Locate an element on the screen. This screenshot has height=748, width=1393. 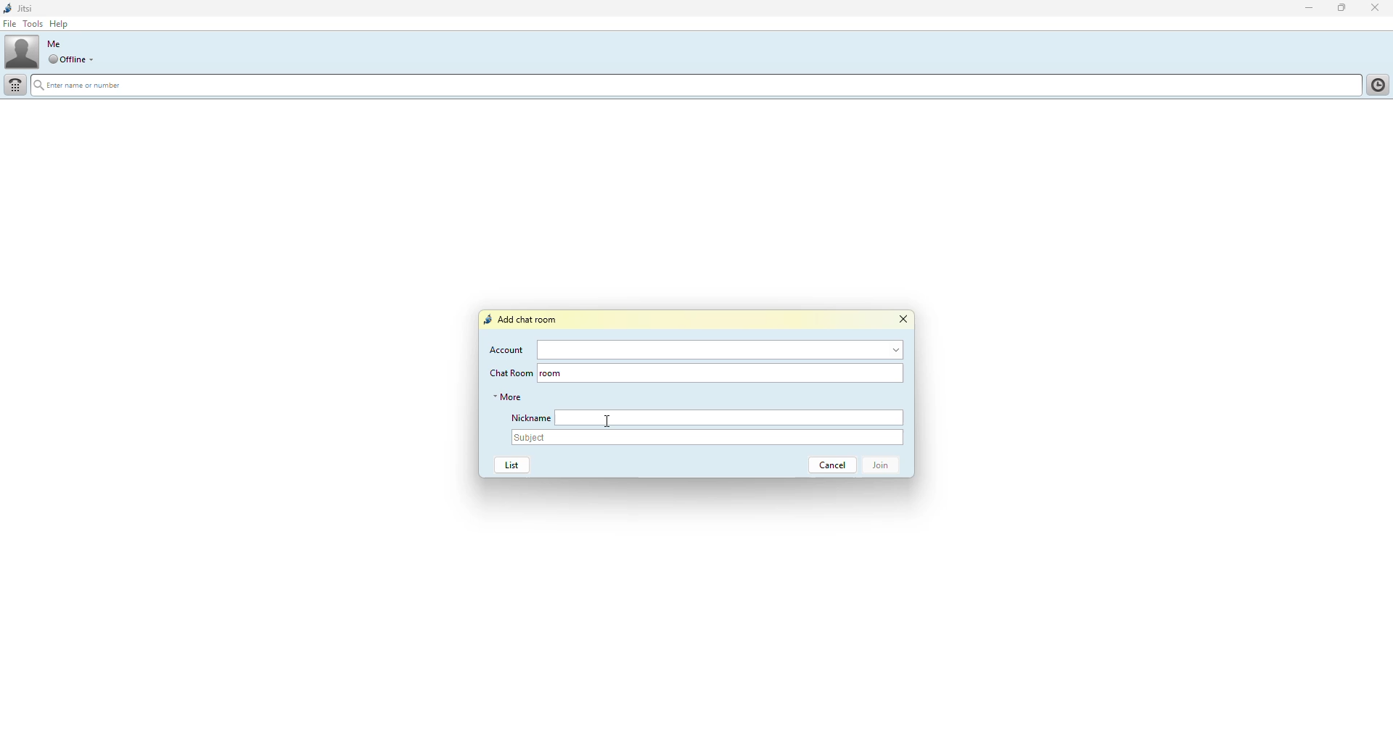
help is located at coordinates (62, 24).